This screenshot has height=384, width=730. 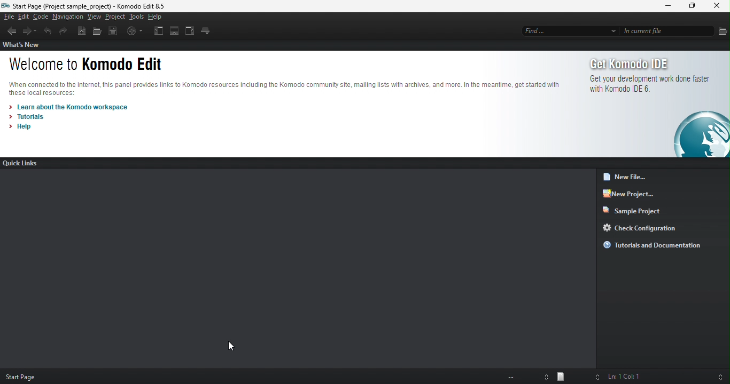 What do you see at coordinates (652, 84) in the screenshot?
I see `get your development work done faster with komodo ide 6` at bounding box center [652, 84].